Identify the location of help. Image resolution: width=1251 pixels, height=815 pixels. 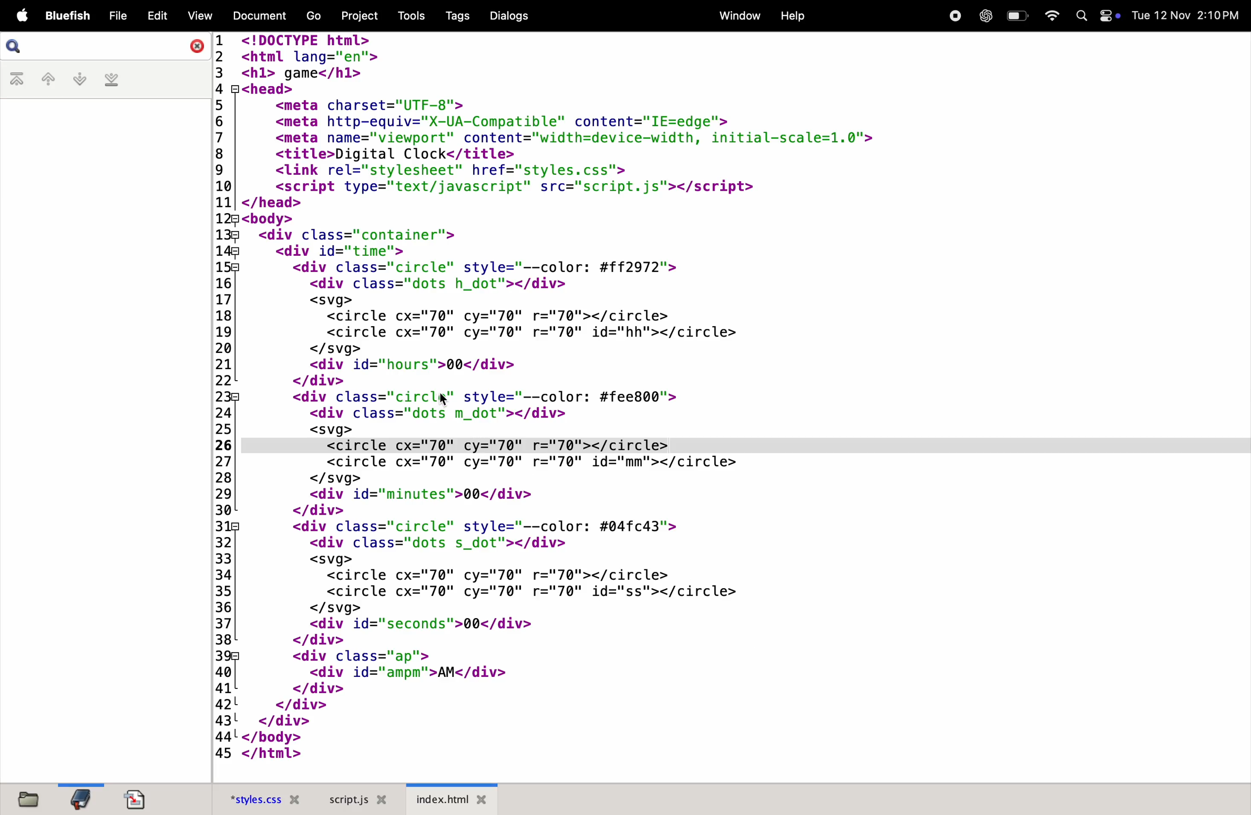
(795, 17).